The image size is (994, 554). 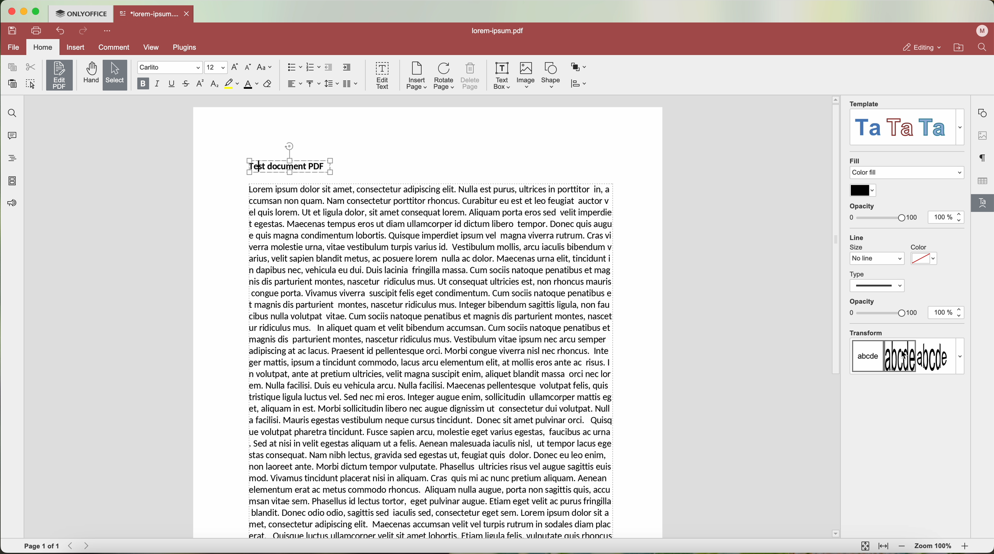 I want to click on numbered list, so click(x=314, y=68).